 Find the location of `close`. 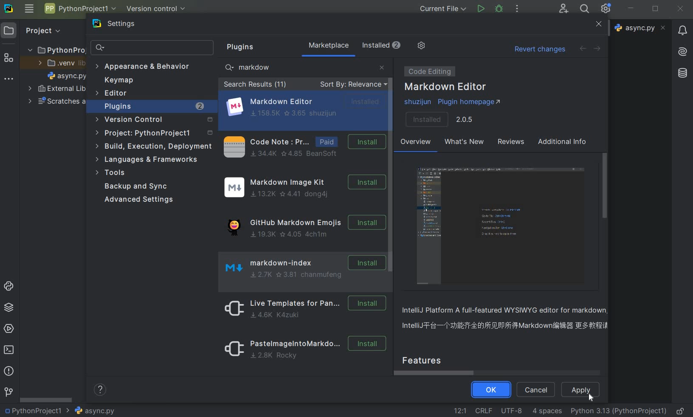

close is located at coordinates (598, 24).